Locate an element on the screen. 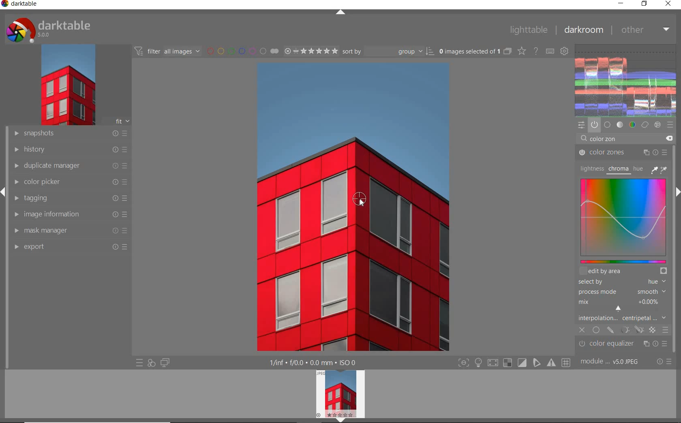 This screenshot has height=423, width=681. gamut check is located at coordinates (507, 363).